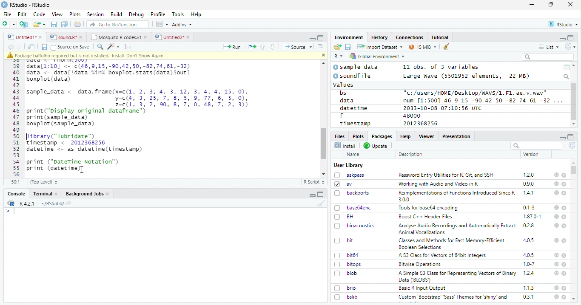  I want to click on scroll up, so click(322, 64).